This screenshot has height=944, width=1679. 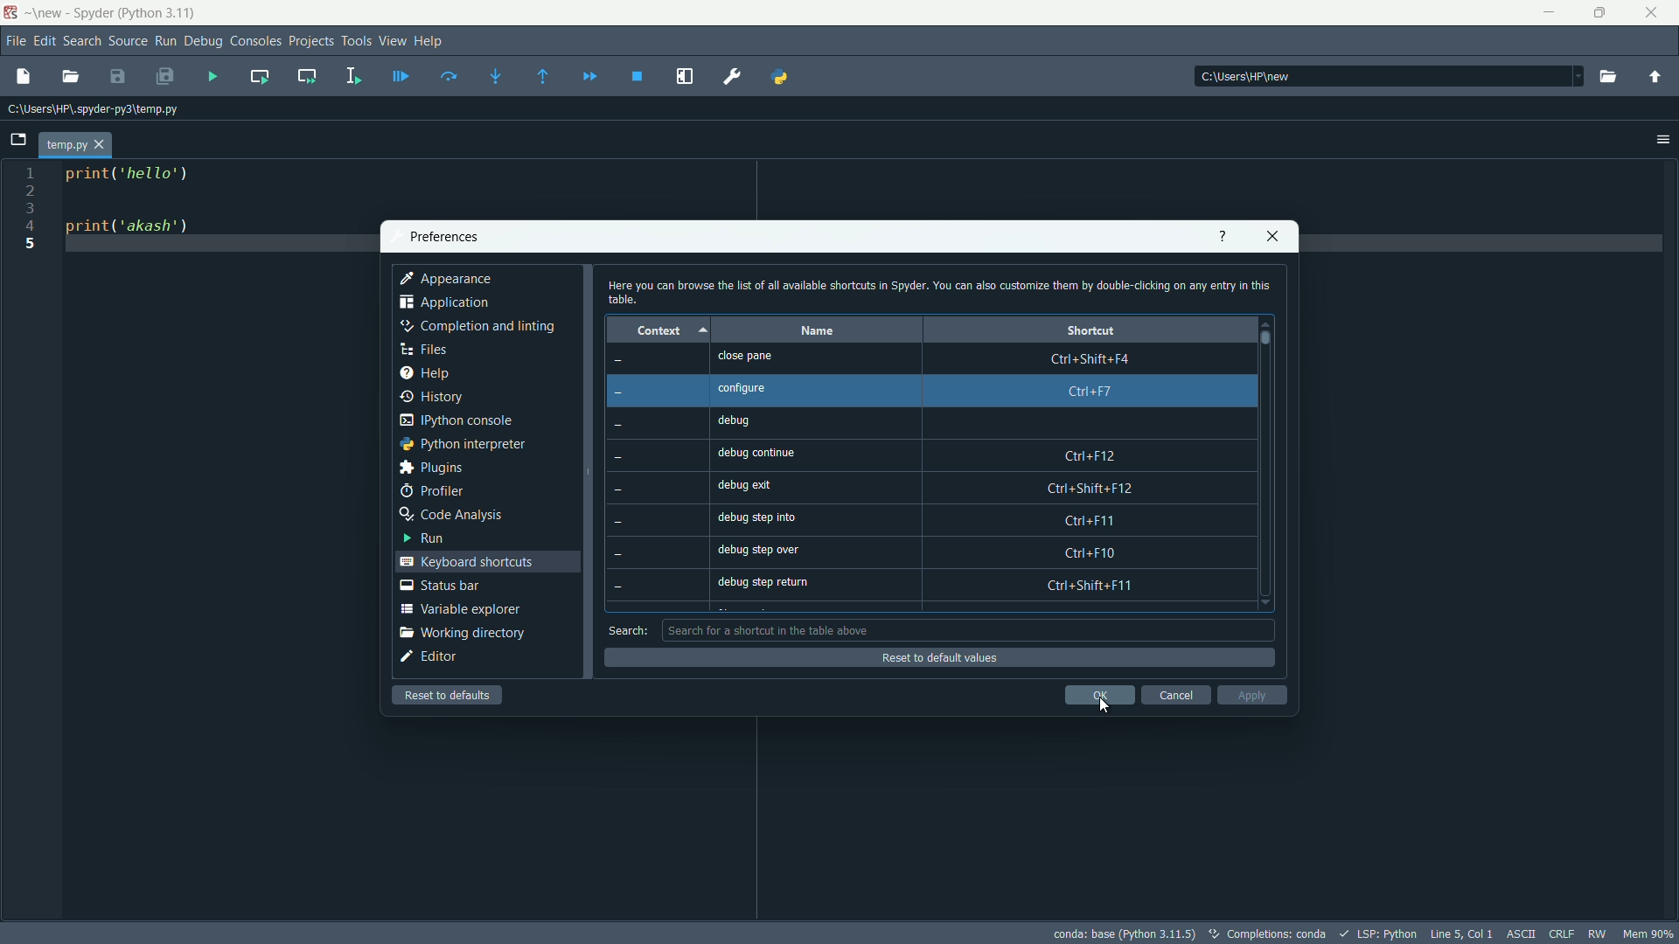 I want to click on editor, so click(x=429, y=656).